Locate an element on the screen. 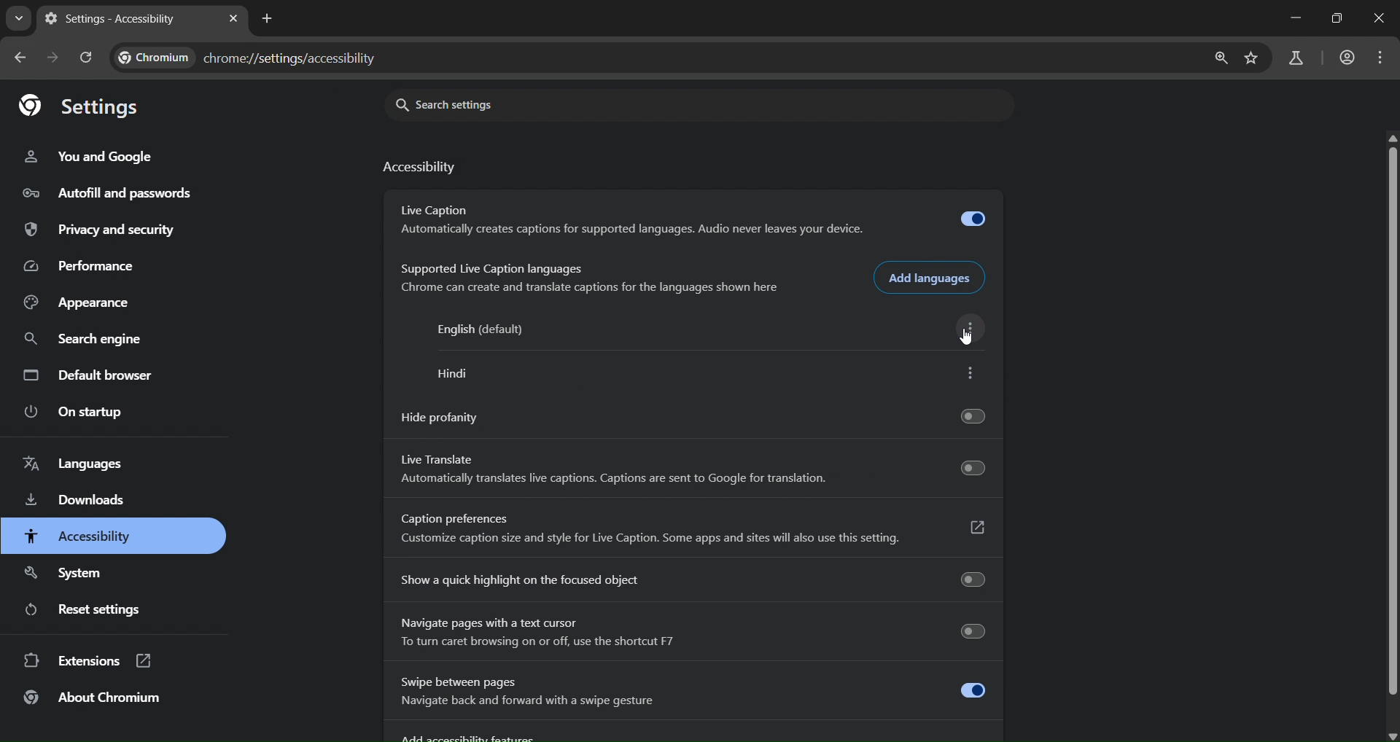 The image size is (1400, 742). Chromium is located at coordinates (155, 56).